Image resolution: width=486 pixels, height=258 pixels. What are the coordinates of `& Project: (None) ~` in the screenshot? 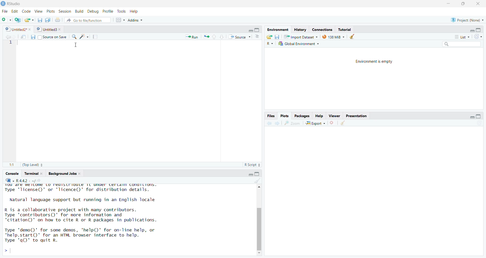 It's located at (467, 19).